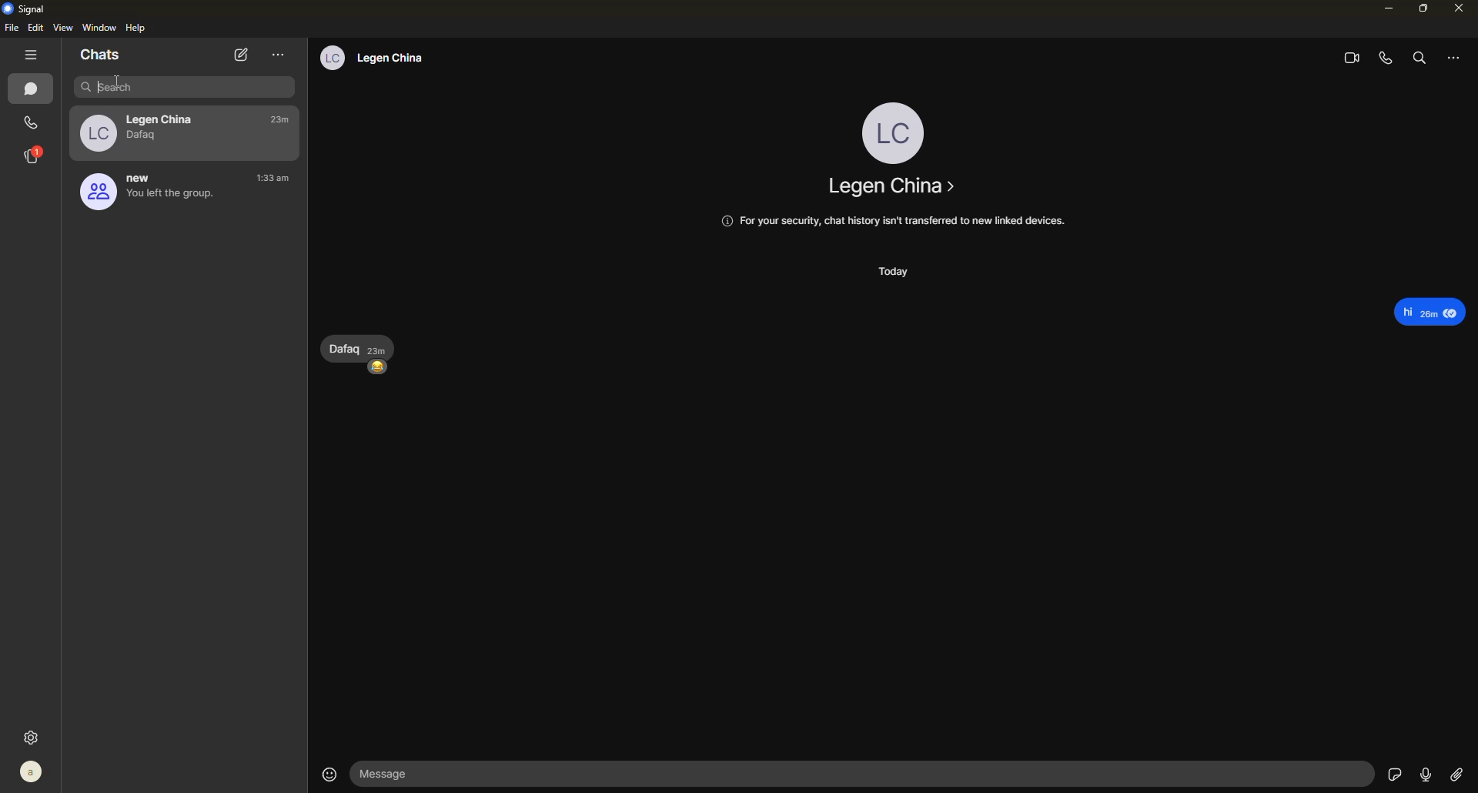 The width and height of the screenshot is (1478, 793). What do you see at coordinates (242, 55) in the screenshot?
I see `new chat` at bounding box center [242, 55].